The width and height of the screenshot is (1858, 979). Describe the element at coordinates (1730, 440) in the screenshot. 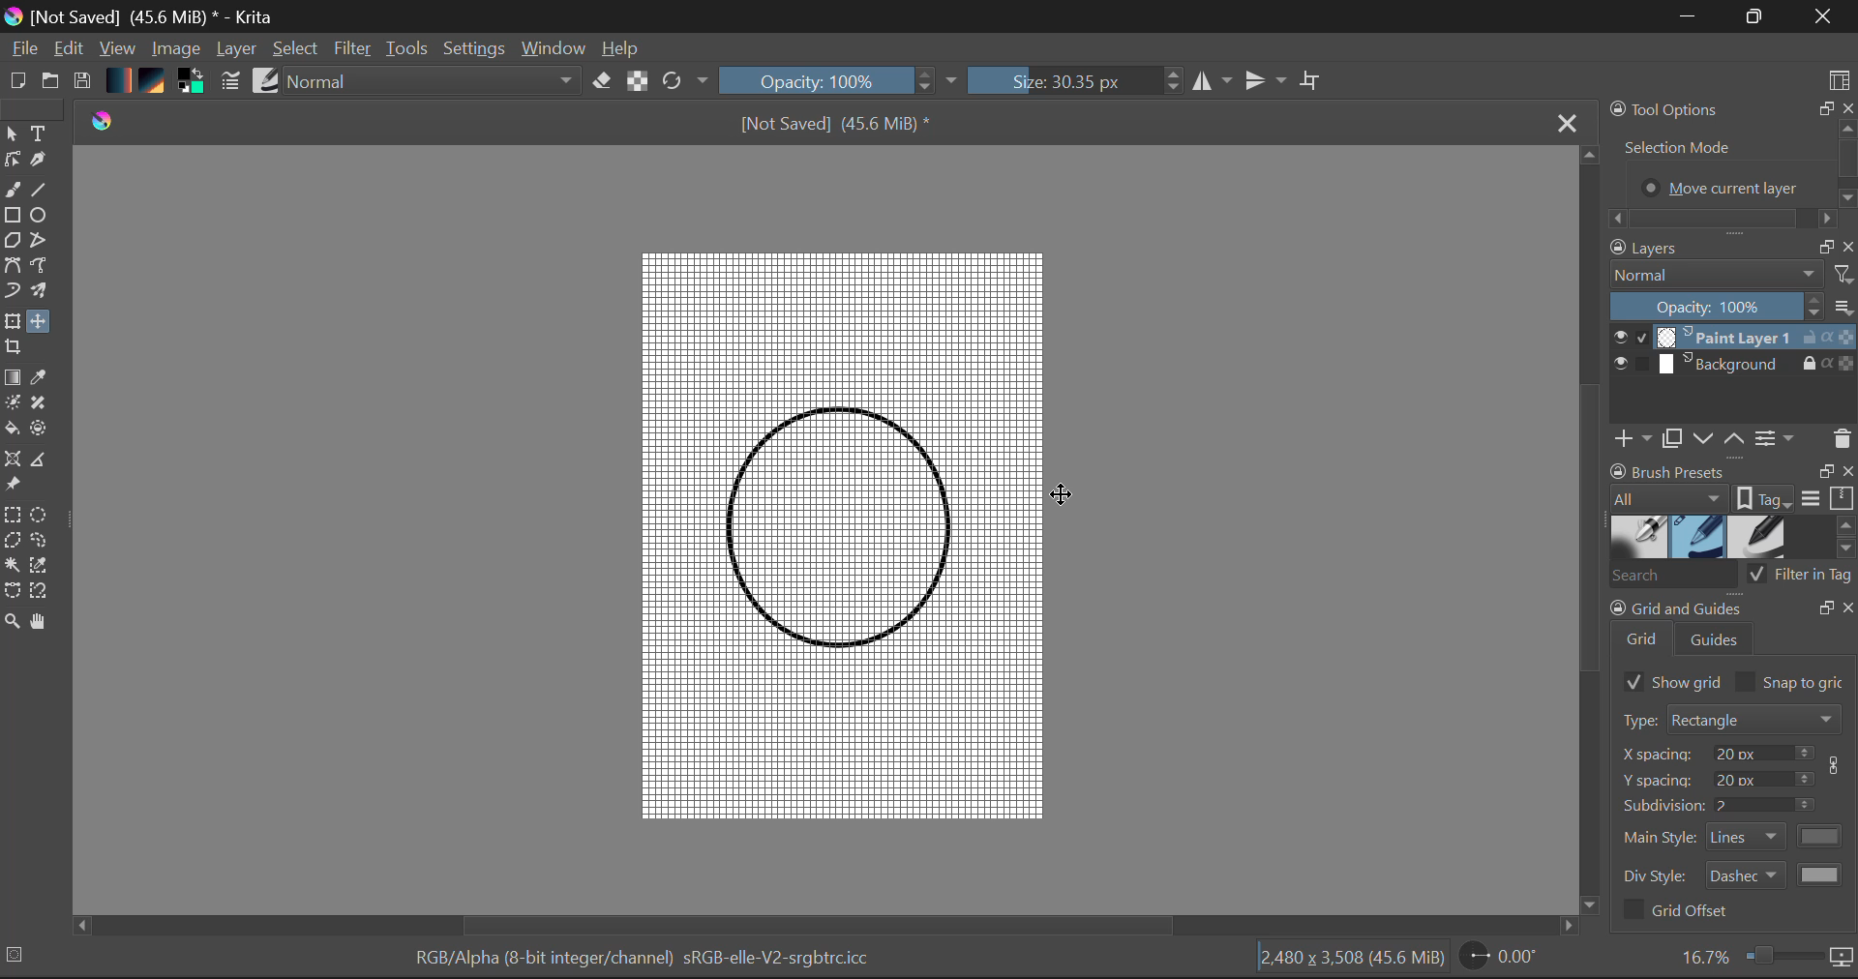

I see `Layers Quickbuttons` at that location.